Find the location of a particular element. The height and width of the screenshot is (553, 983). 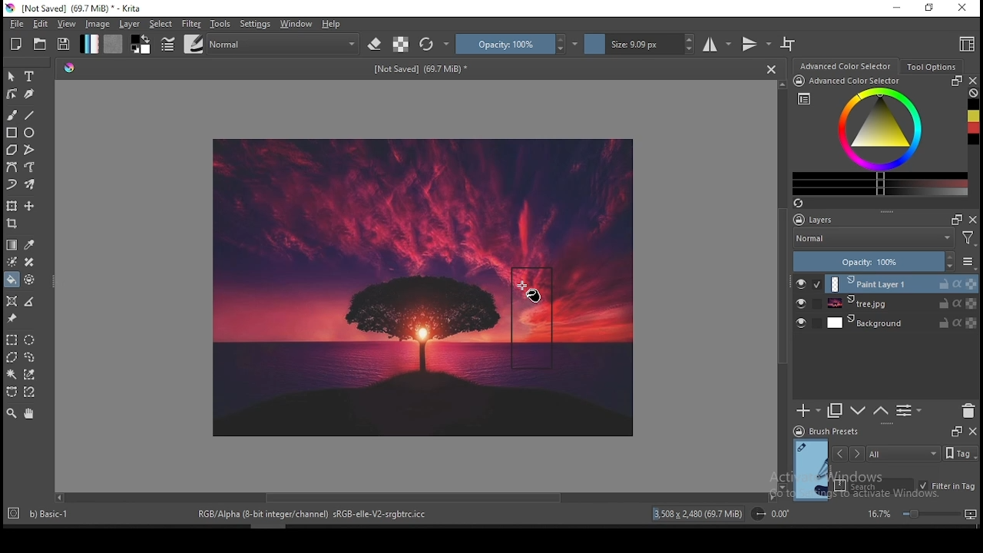

minimize is located at coordinates (898, 9).